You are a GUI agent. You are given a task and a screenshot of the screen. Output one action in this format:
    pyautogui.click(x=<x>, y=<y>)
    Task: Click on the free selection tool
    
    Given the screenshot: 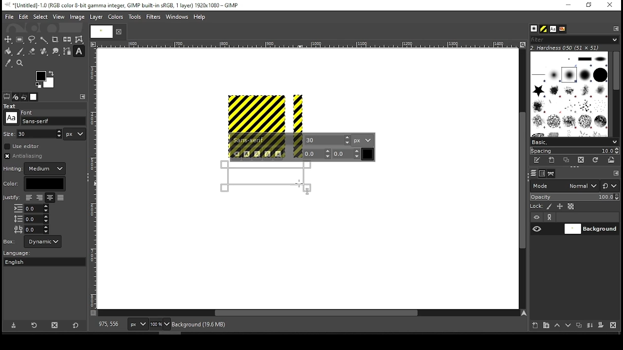 What is the action you would take?
    pyautogui.click(x=33, y=40)
    